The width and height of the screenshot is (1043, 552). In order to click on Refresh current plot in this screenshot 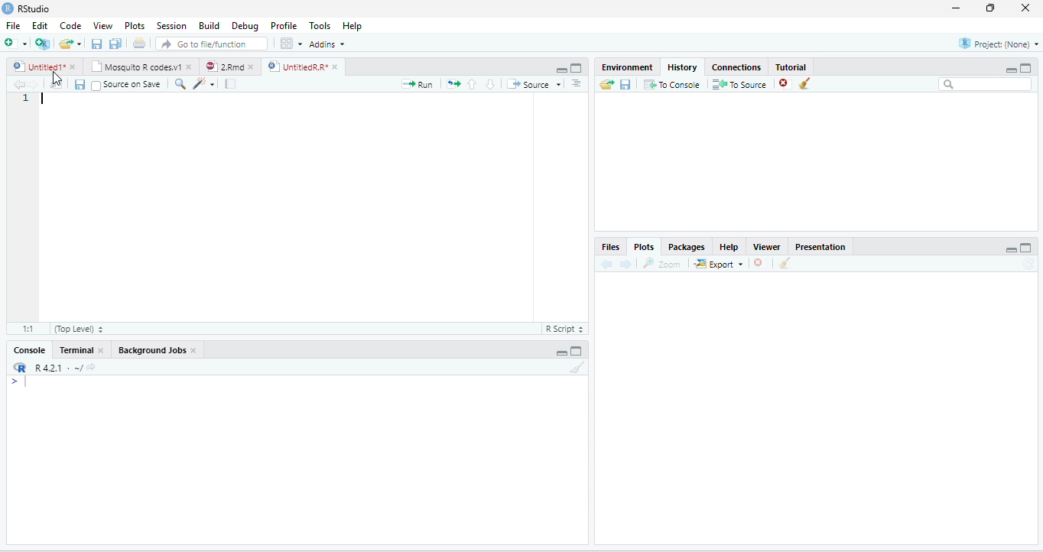, I will do `click(1028, 263)`.